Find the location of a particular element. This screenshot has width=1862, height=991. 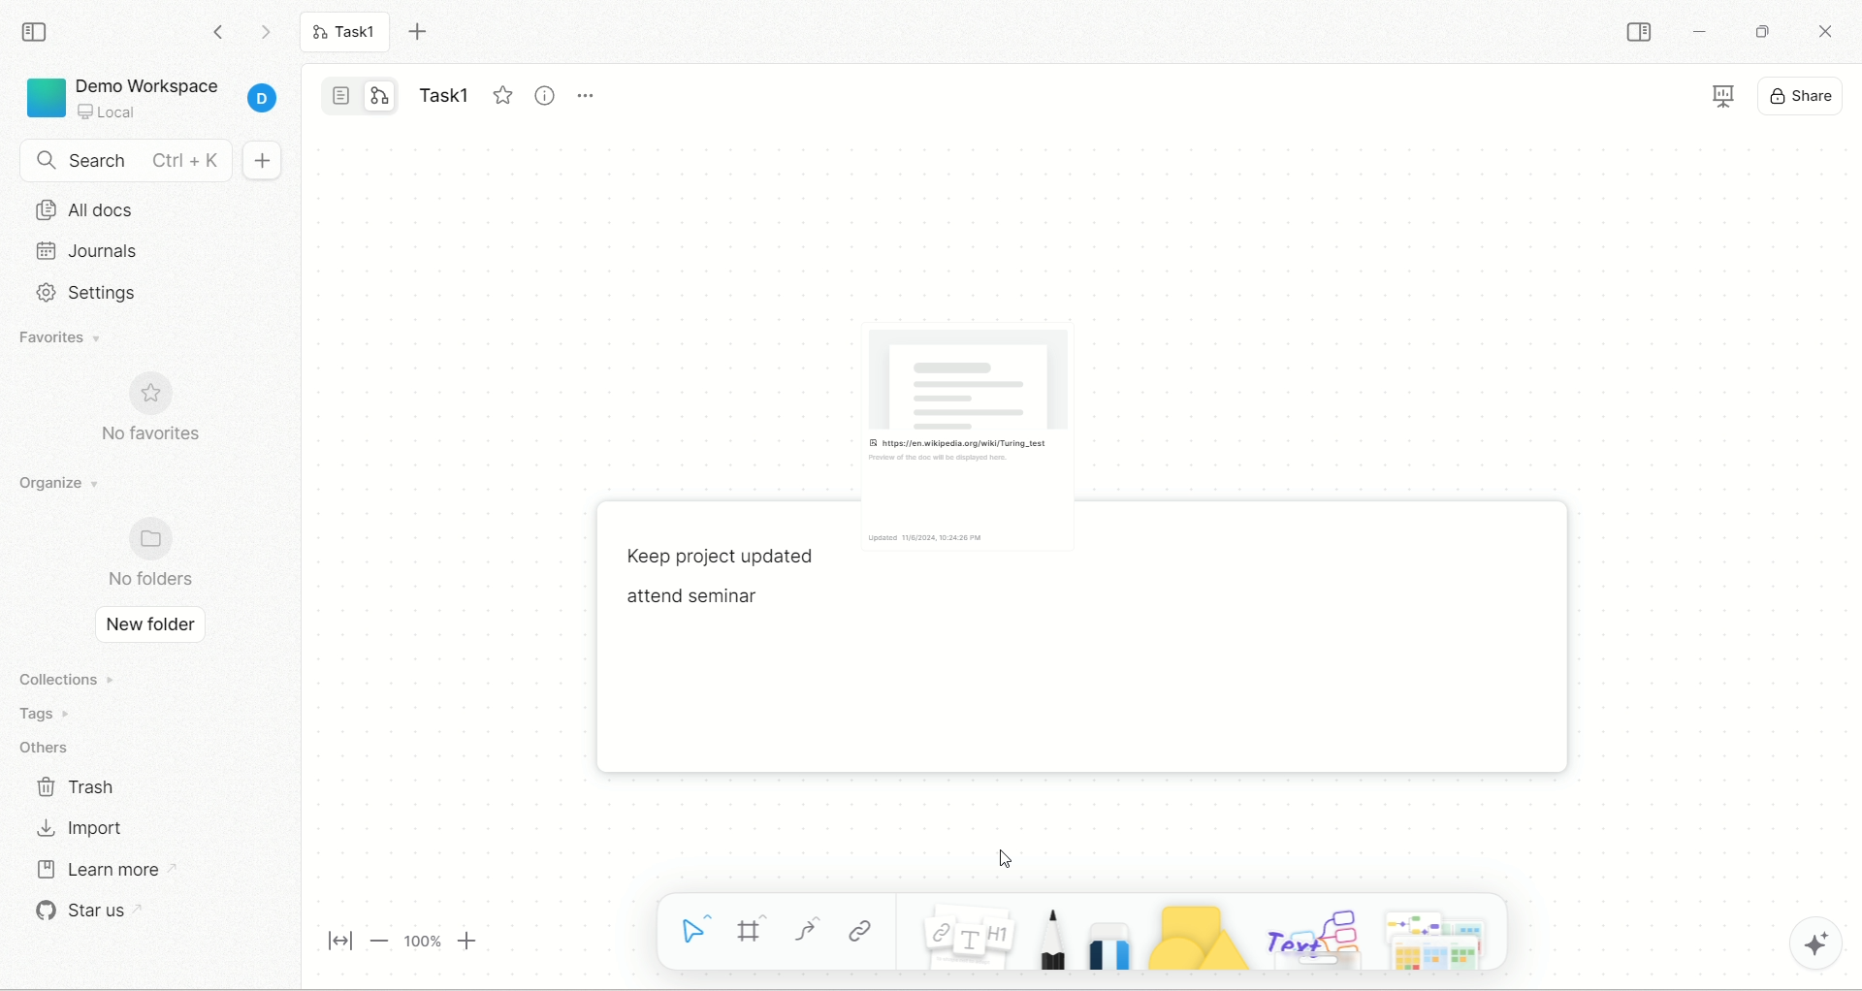

favorite is located at coordinates (499, 95).